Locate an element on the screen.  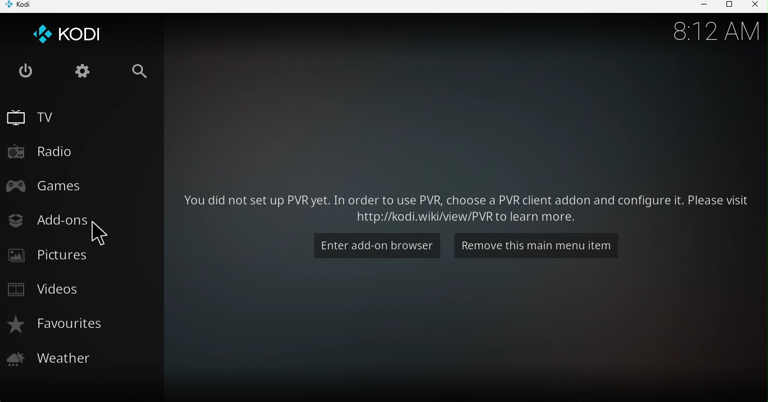
Radio is located at coordinates (49, 149).